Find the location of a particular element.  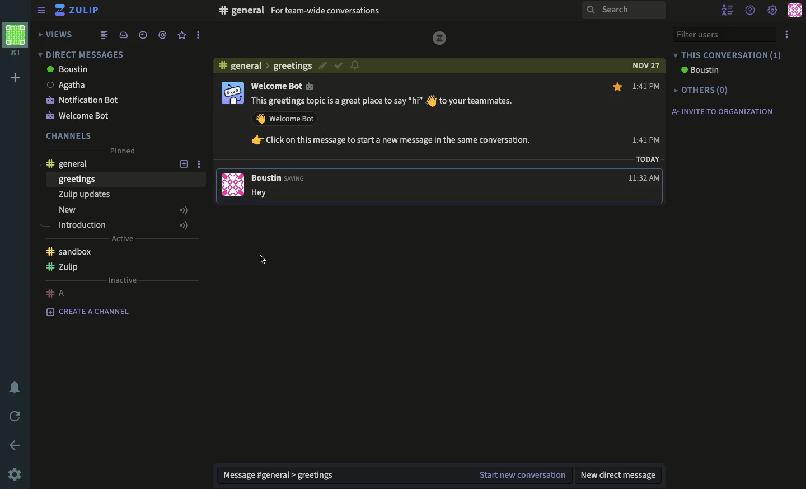

user profile is located at coordinates (795, 10).